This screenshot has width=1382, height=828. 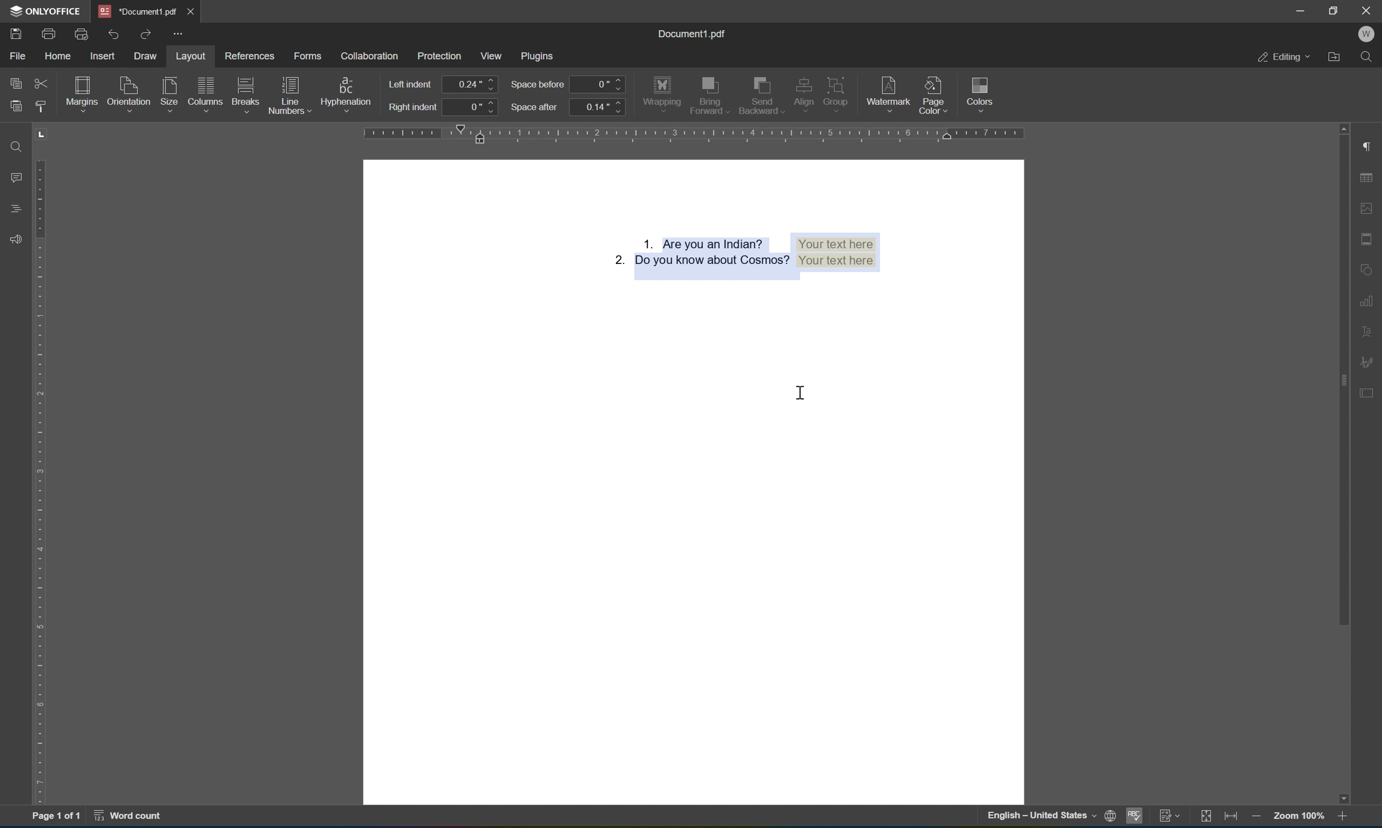 I want to click on Form fields, so click(x=740, y=252).